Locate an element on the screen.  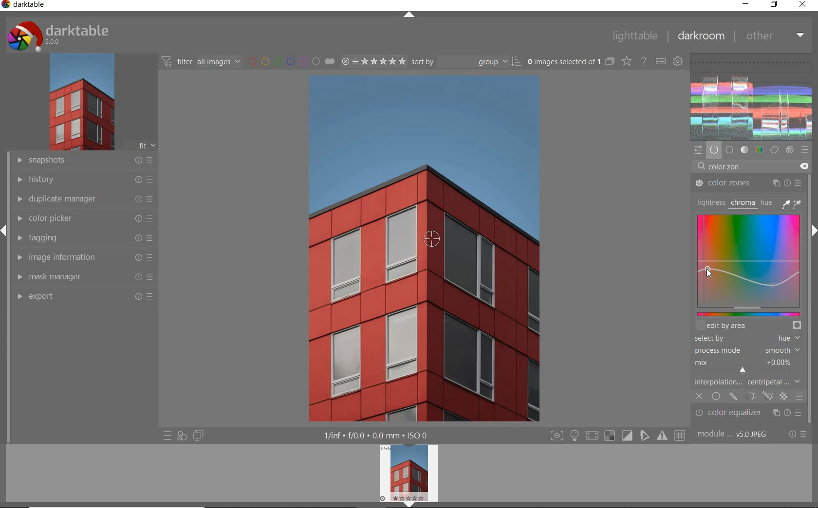
MIX is located at coordinates (745, 364).